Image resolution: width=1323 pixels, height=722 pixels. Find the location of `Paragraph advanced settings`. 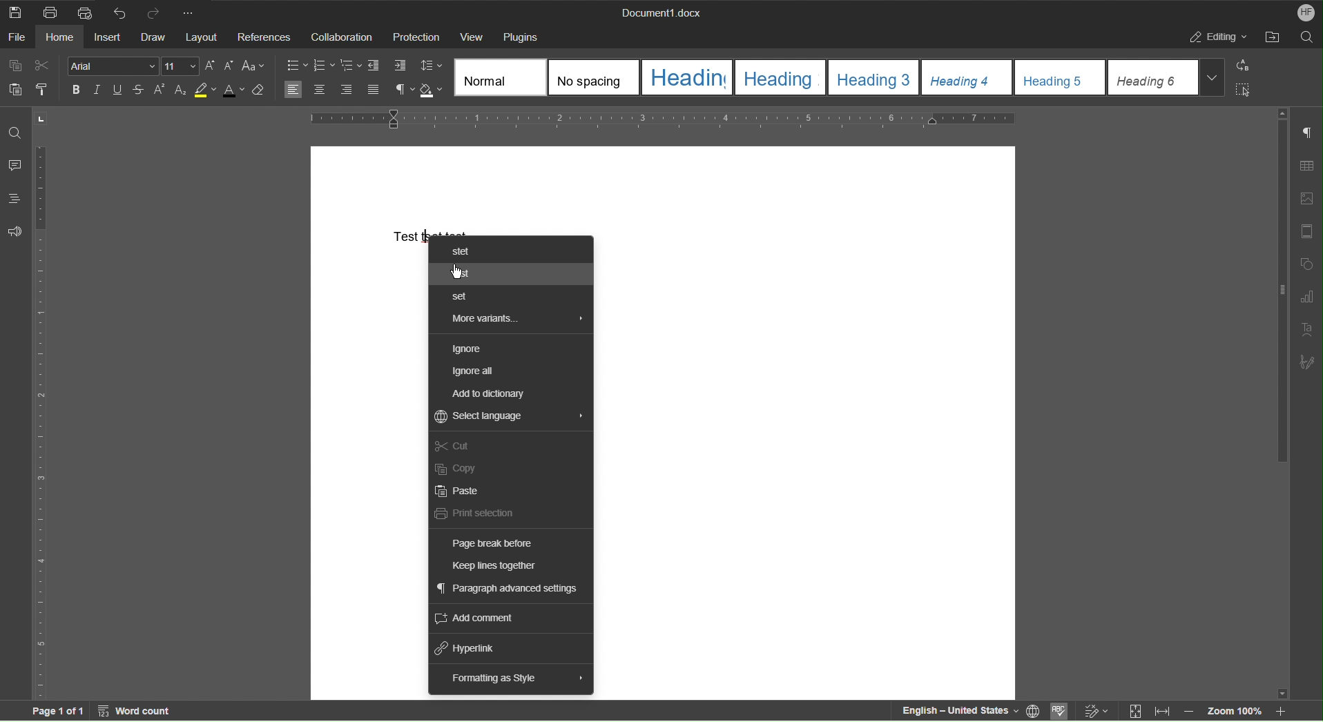

Paragraph advanced settings is located at coordinates (506, 589).